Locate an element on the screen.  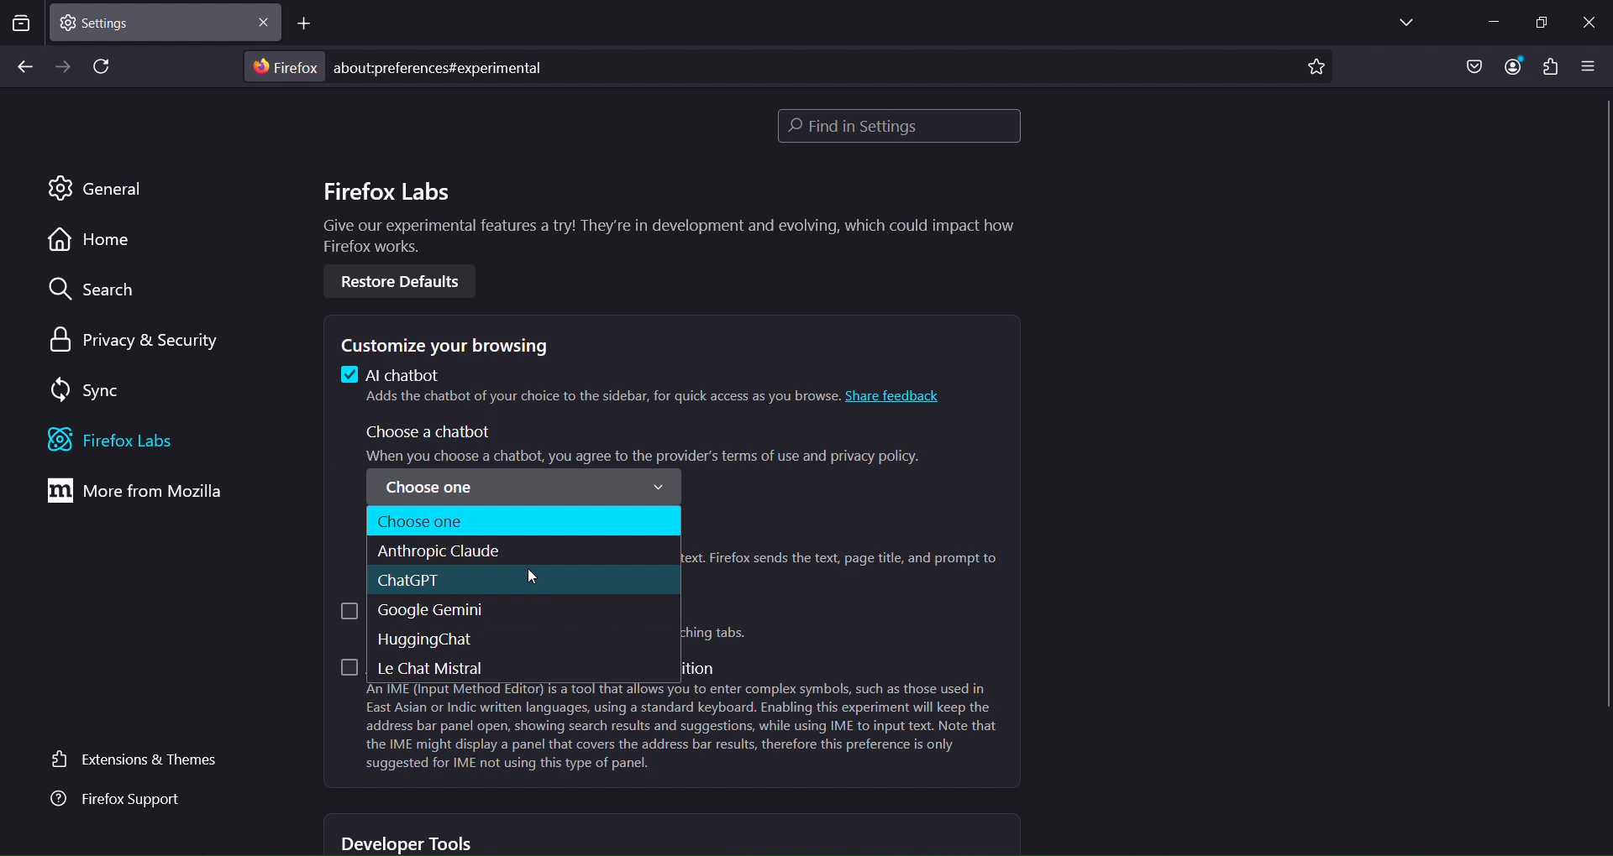
customize your browsing is located at coordinates (455, 345).